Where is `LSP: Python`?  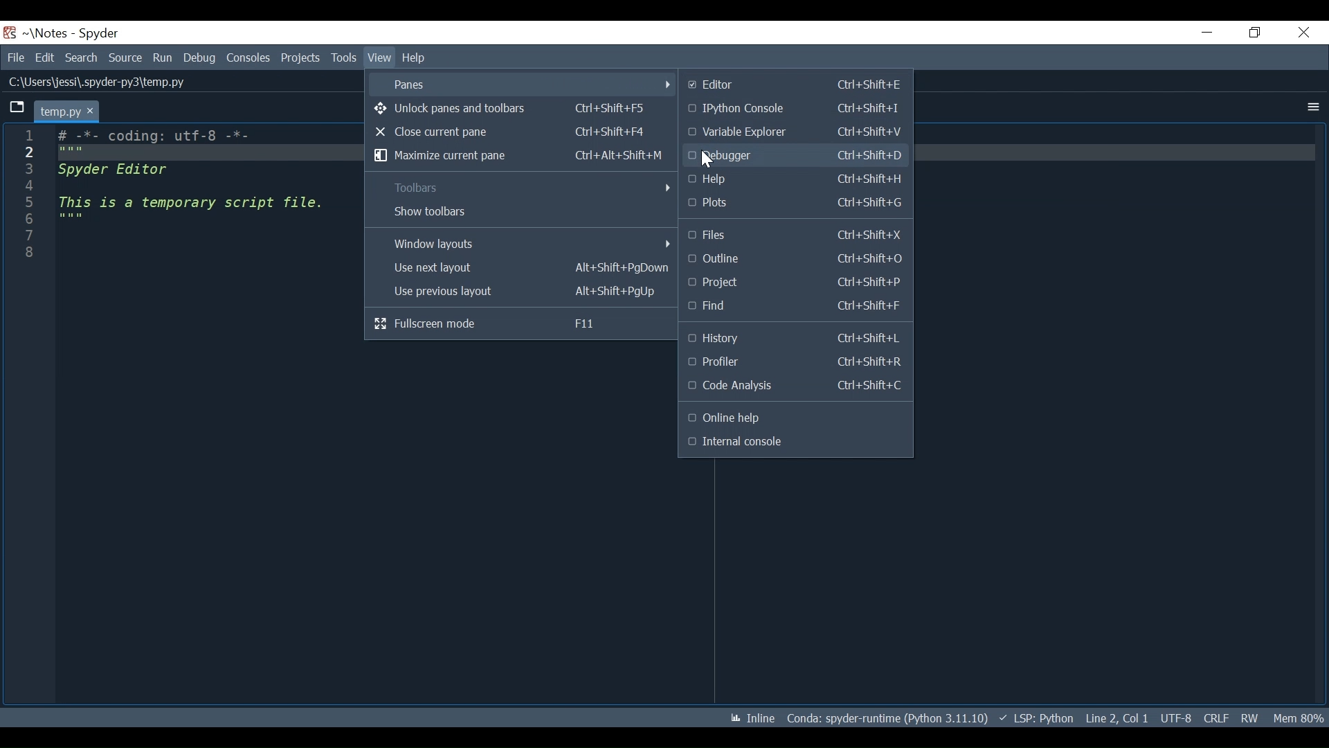 LSP: Python is located at coordinates (1036, 718).